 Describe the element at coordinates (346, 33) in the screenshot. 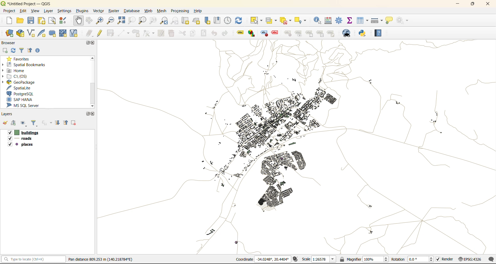

I see `metasearch` at that location.